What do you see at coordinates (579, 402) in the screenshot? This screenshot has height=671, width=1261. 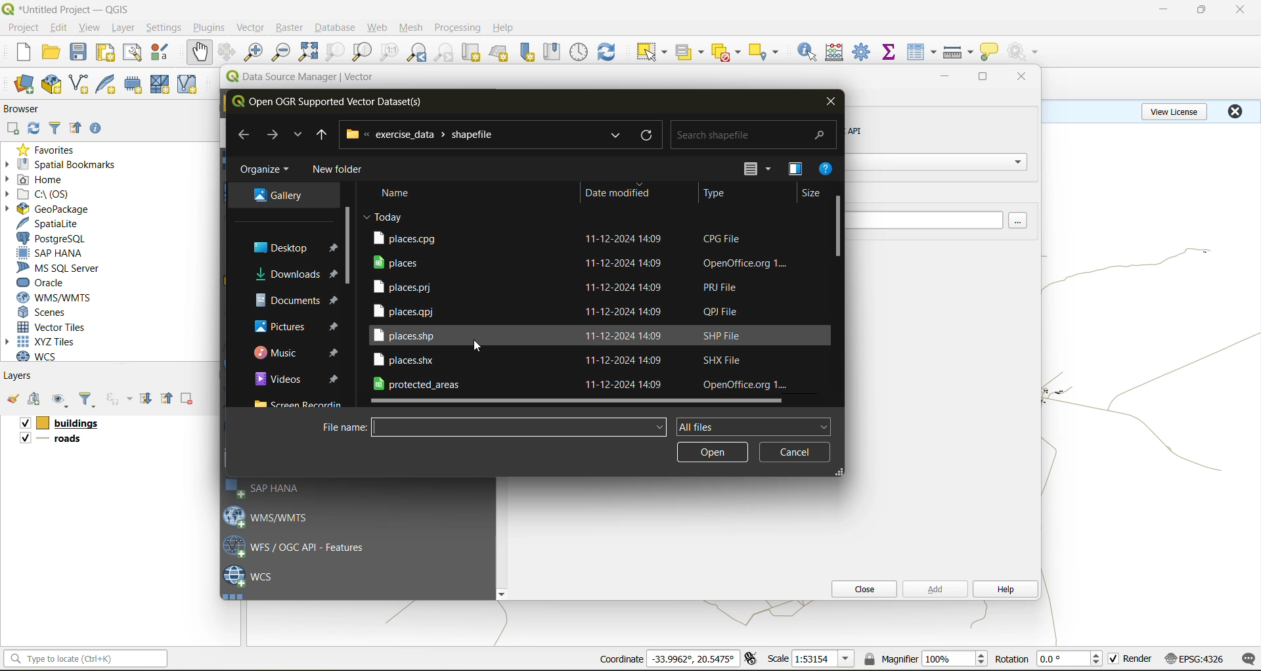 I see `horizontal scroll bar` at bounding box center [579, 402].